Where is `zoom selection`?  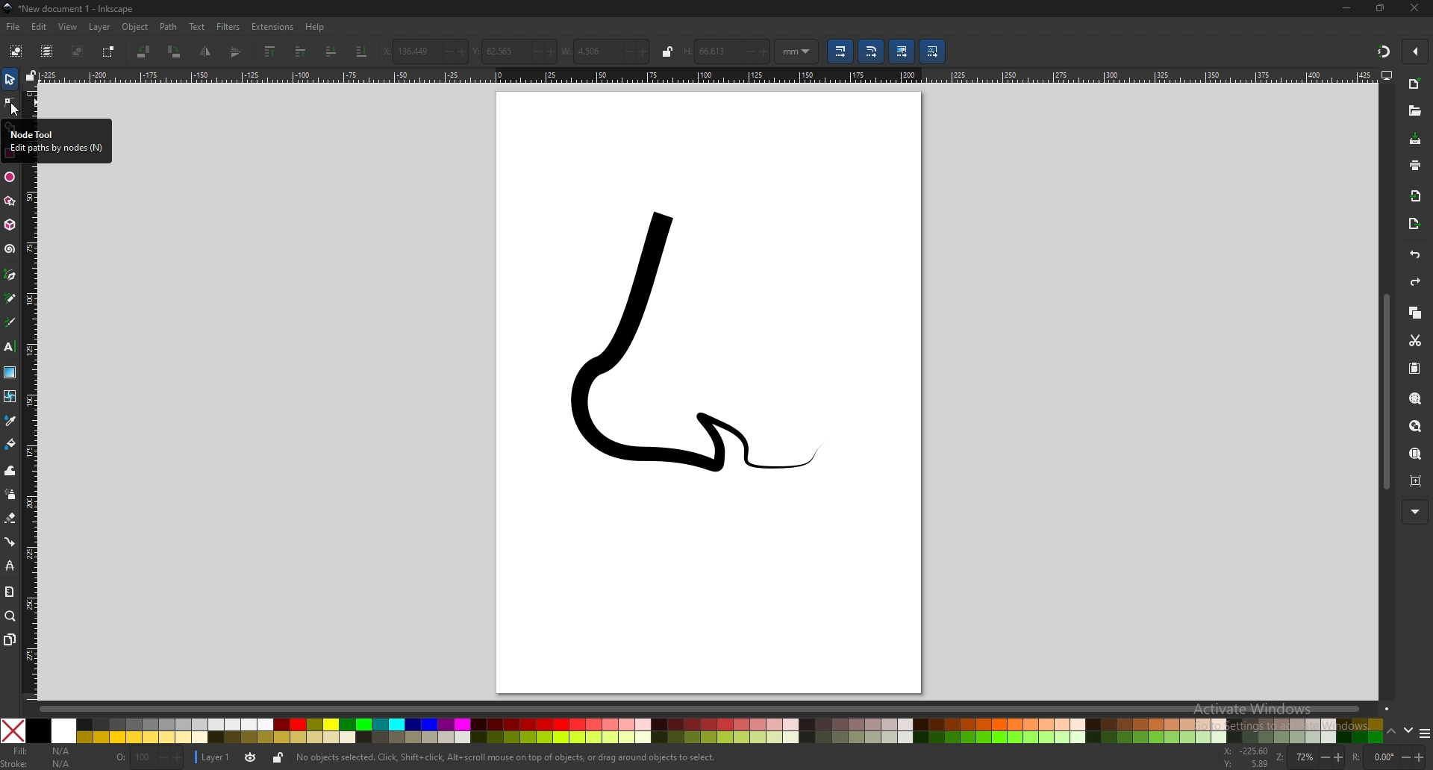
zoom selection is located at coordinates (1414, 398).